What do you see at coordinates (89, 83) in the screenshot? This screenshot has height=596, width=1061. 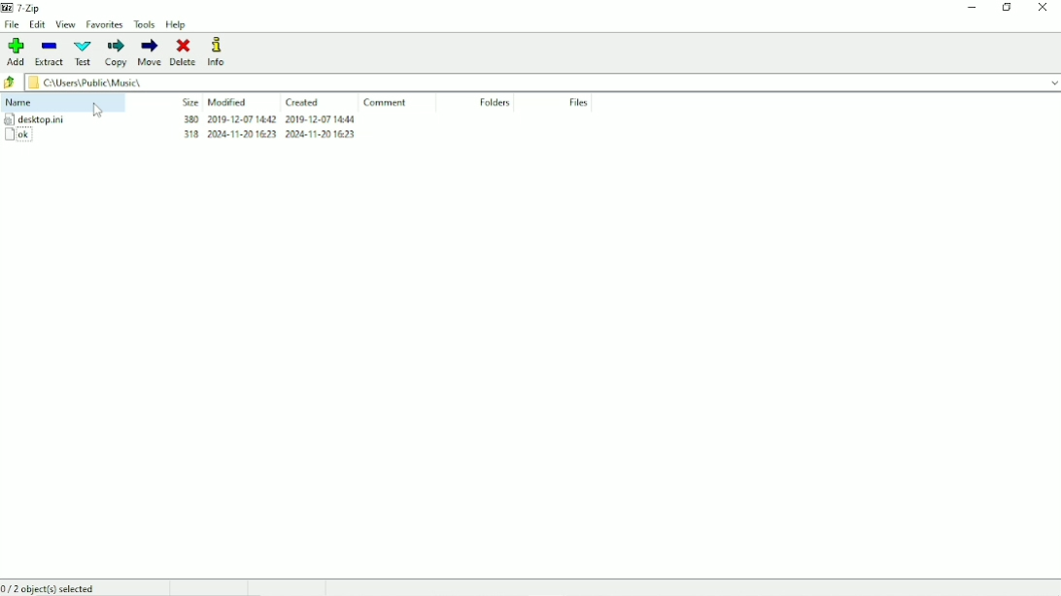 I see `C:\Users\Public\Music\.` at bounding box center [89, 83].